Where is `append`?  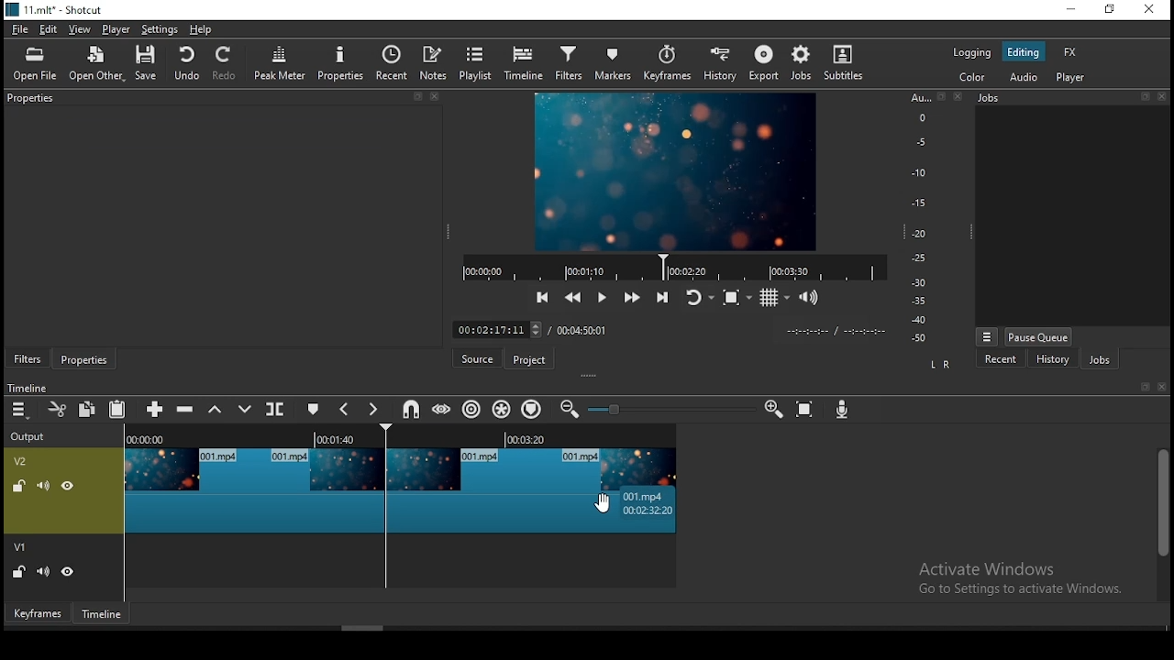
append is located at coordinates (157, 411).